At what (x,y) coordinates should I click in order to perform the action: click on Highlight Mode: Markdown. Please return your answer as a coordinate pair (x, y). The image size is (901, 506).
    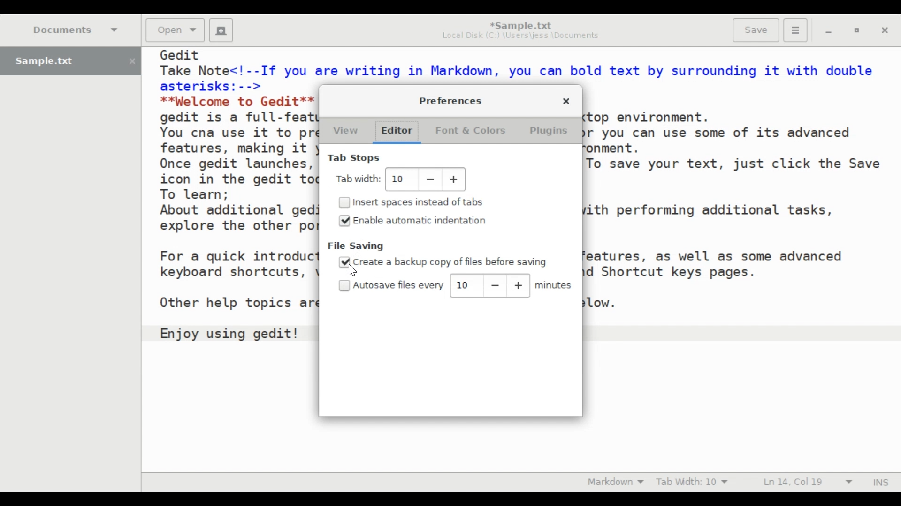
    Looking at the image, I should click on (616, 482).